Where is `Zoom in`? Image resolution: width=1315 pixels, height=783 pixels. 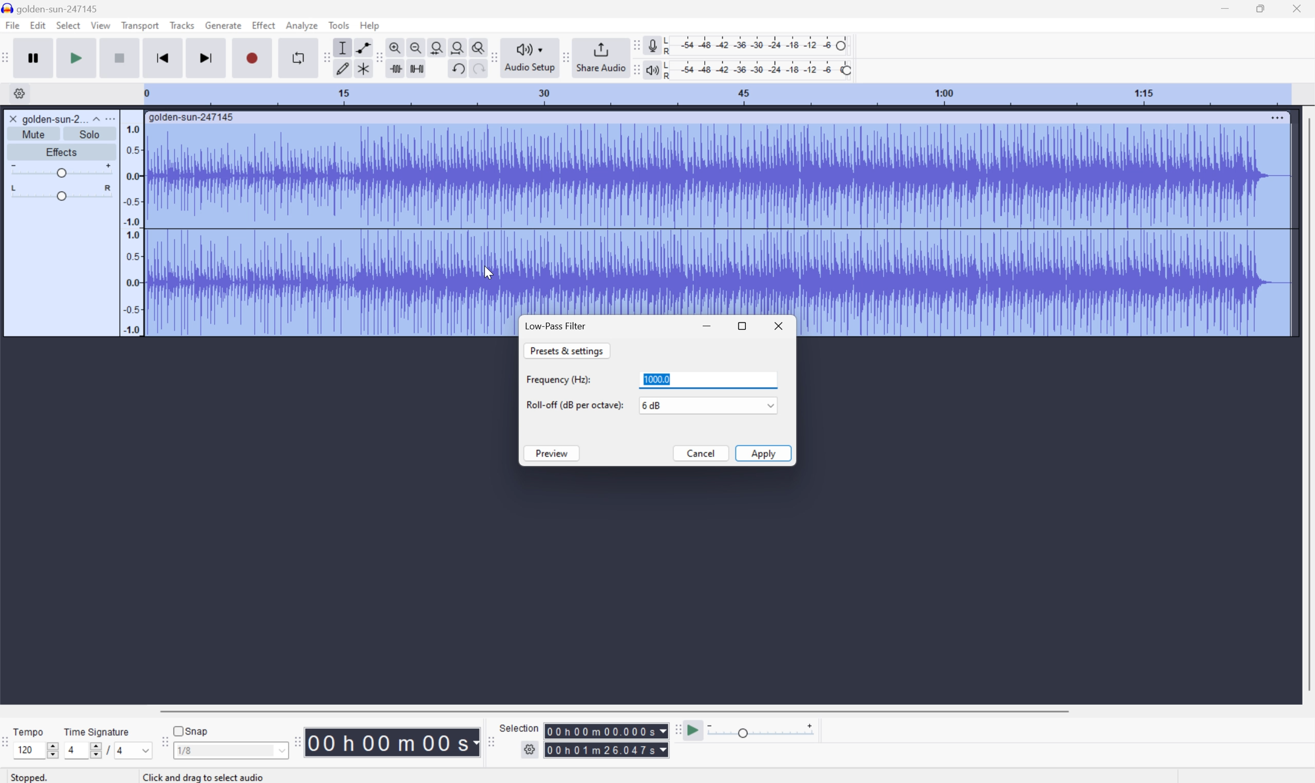 Zoom in is located at coordinates (397, 45).